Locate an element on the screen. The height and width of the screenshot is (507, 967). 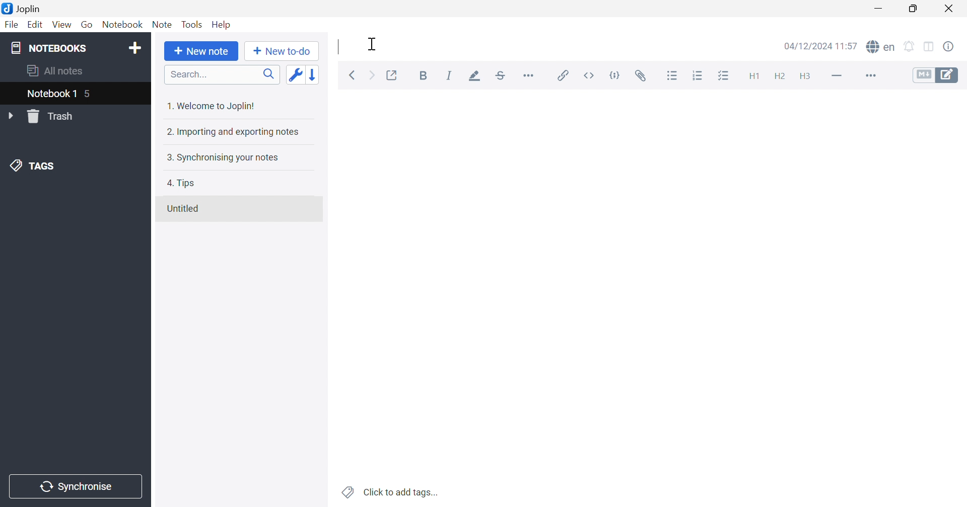
Synchronise is located at coordinates (75, 487).